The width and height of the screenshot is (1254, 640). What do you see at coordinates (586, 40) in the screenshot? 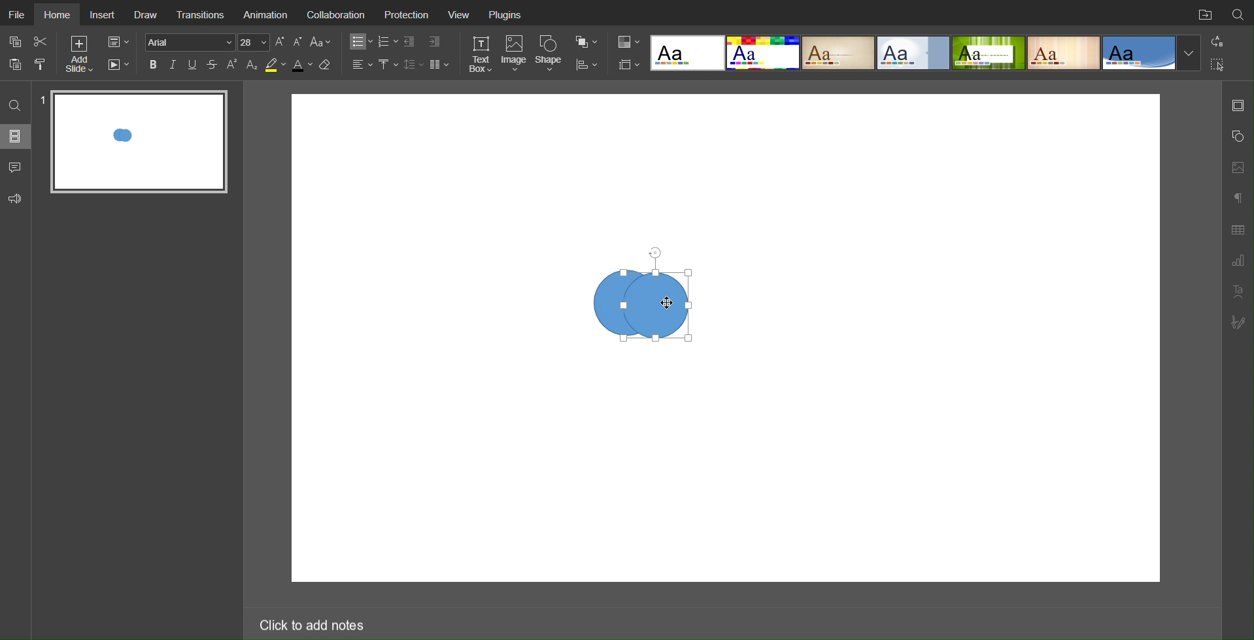
I see `Arrangement` at bounding box center [586, 40].